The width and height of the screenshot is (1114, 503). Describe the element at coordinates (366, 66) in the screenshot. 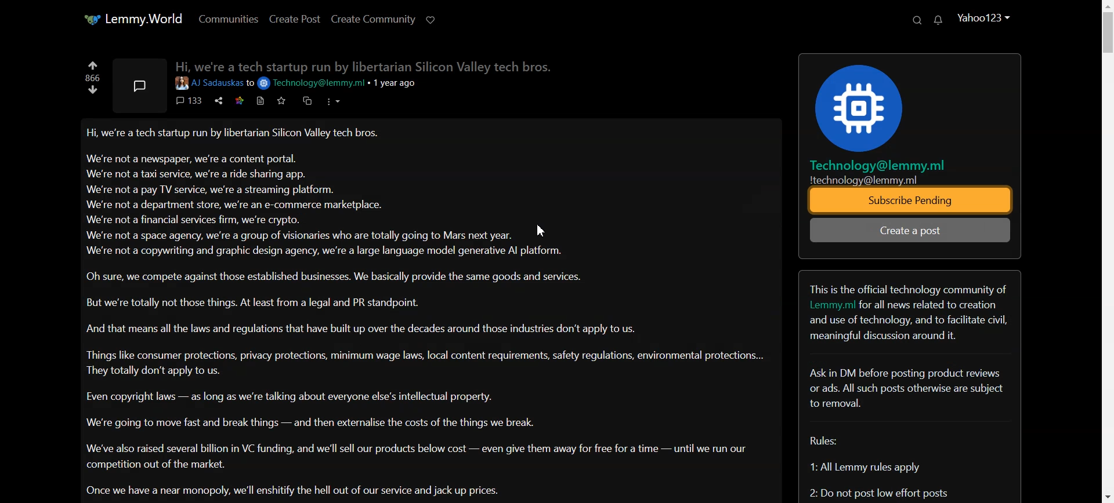

I see `Hi we're a tech startup run bv libertarian Silicon Valley tech bros.` at that location.